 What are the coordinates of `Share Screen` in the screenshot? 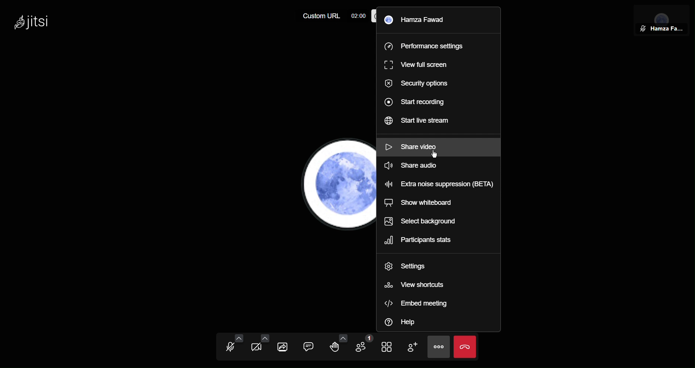 It's located at (284, 347).